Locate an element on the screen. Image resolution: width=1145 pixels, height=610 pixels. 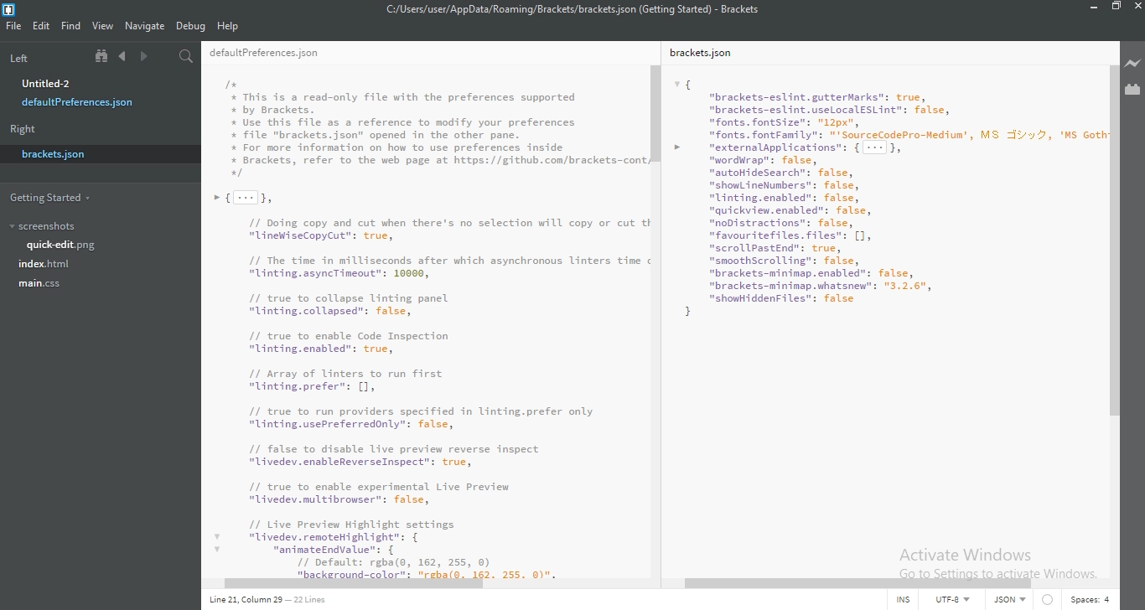
C/Users/user/AppData/Roaming/Brackets/brackets json (Getting Started) - Brackets. is located at coordinates (572, 13).